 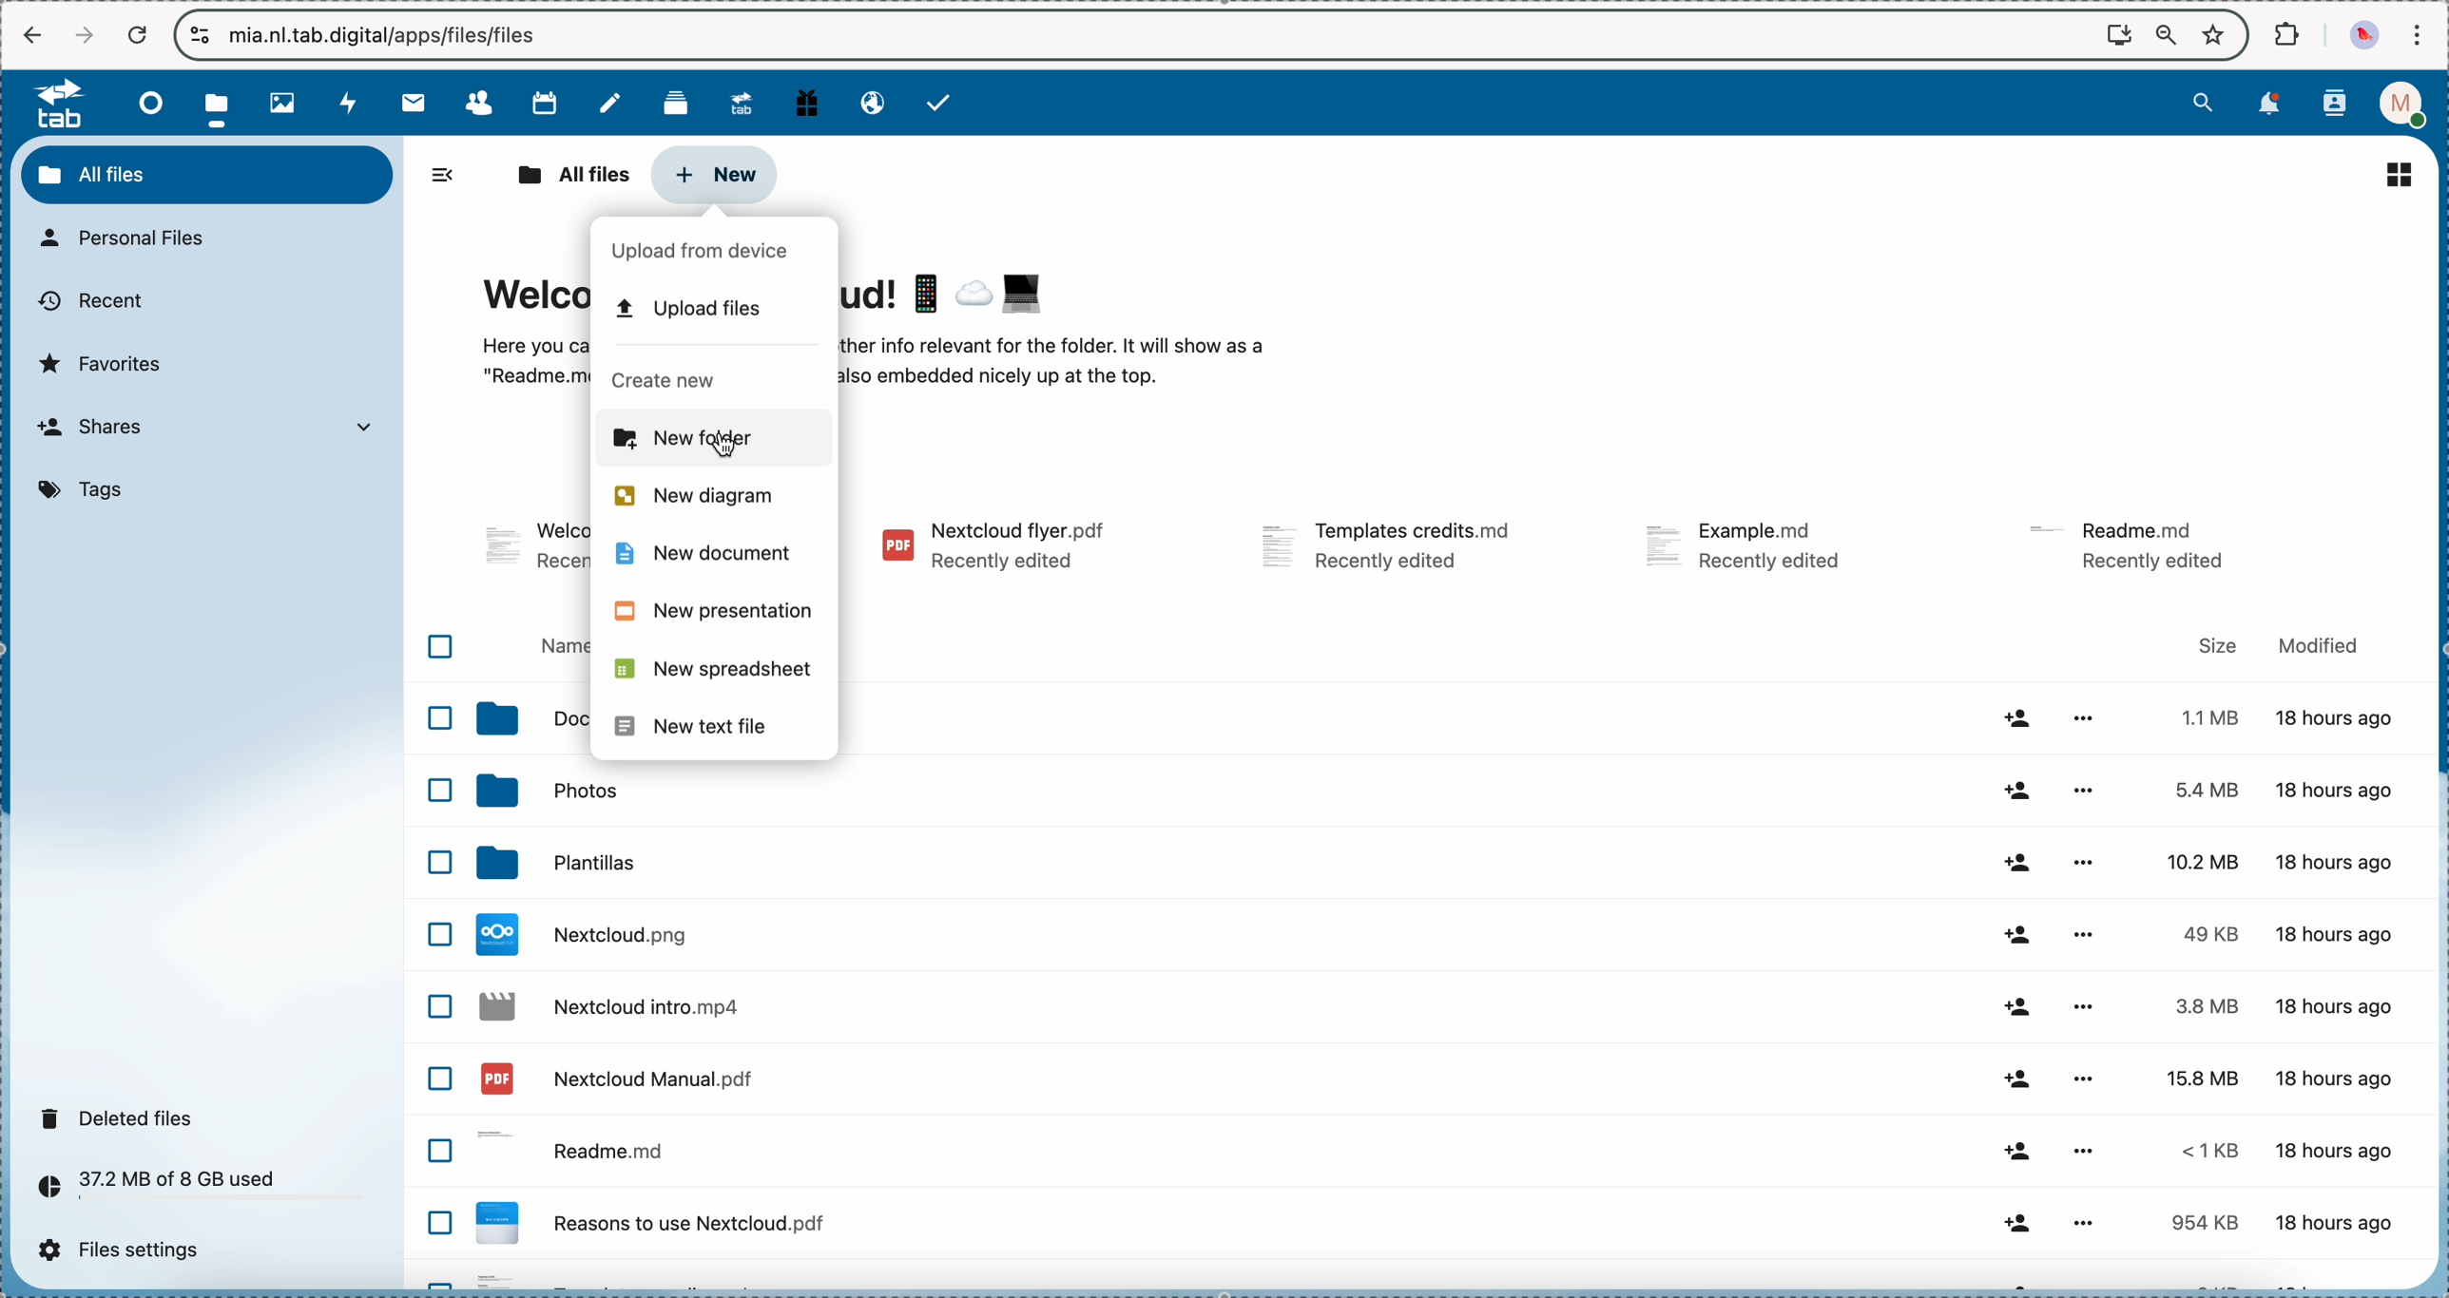 What do you see at coordinates (50, 103) in the screenshot?
I see `tab` at bounding box center [50, 103].